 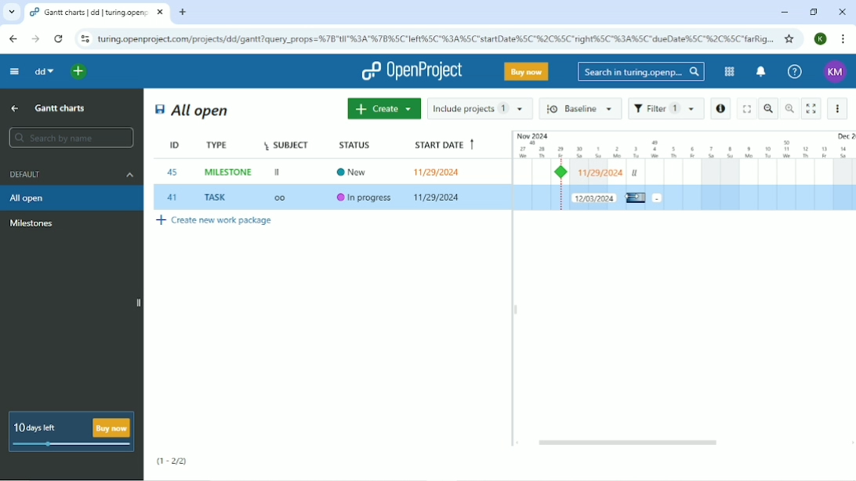 What do you see at coordinates (70, 174) in the screenshot?
I see `Default` at bounding box center [70, 174].